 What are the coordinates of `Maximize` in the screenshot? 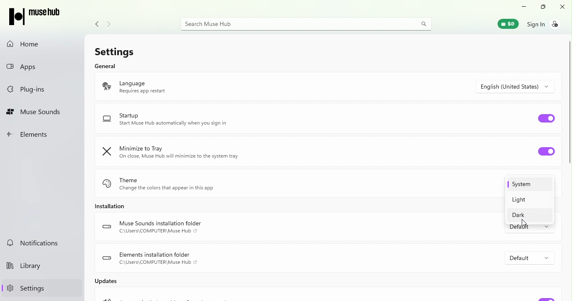 It's located at (543, 8).